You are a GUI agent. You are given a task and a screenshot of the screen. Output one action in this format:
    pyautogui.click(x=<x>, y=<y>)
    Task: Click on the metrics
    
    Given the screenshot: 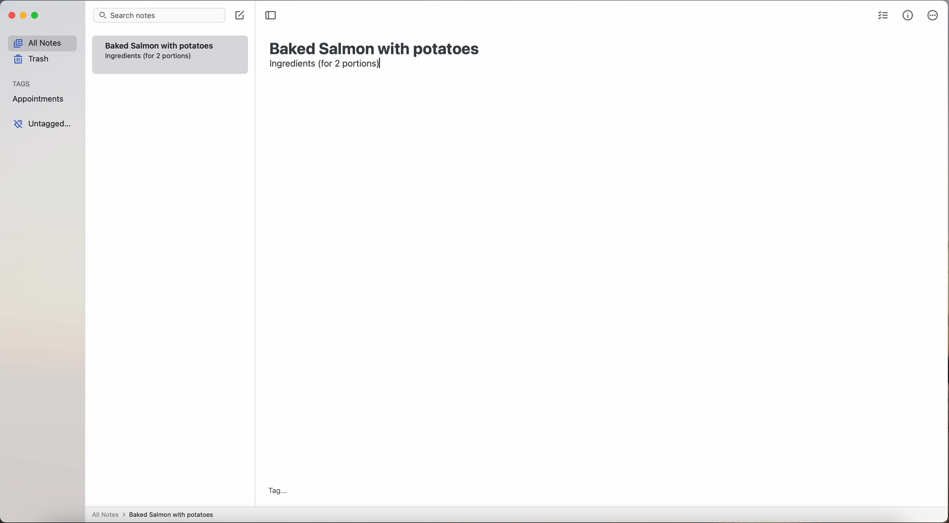 What is the action you would take?
    pyautogui.click(x=907, y=15)
    